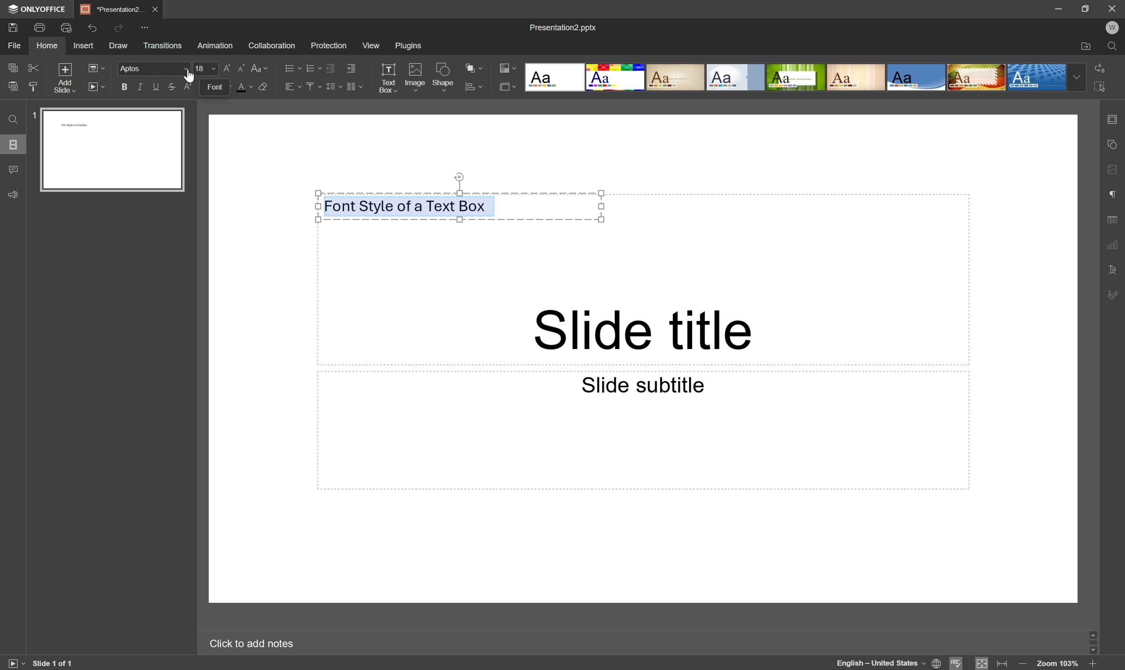 The image size is (1125, 670). What do you see at coordinates (47, 46) in the screenshot?
I see `Home` at bounding box center [47, 46].